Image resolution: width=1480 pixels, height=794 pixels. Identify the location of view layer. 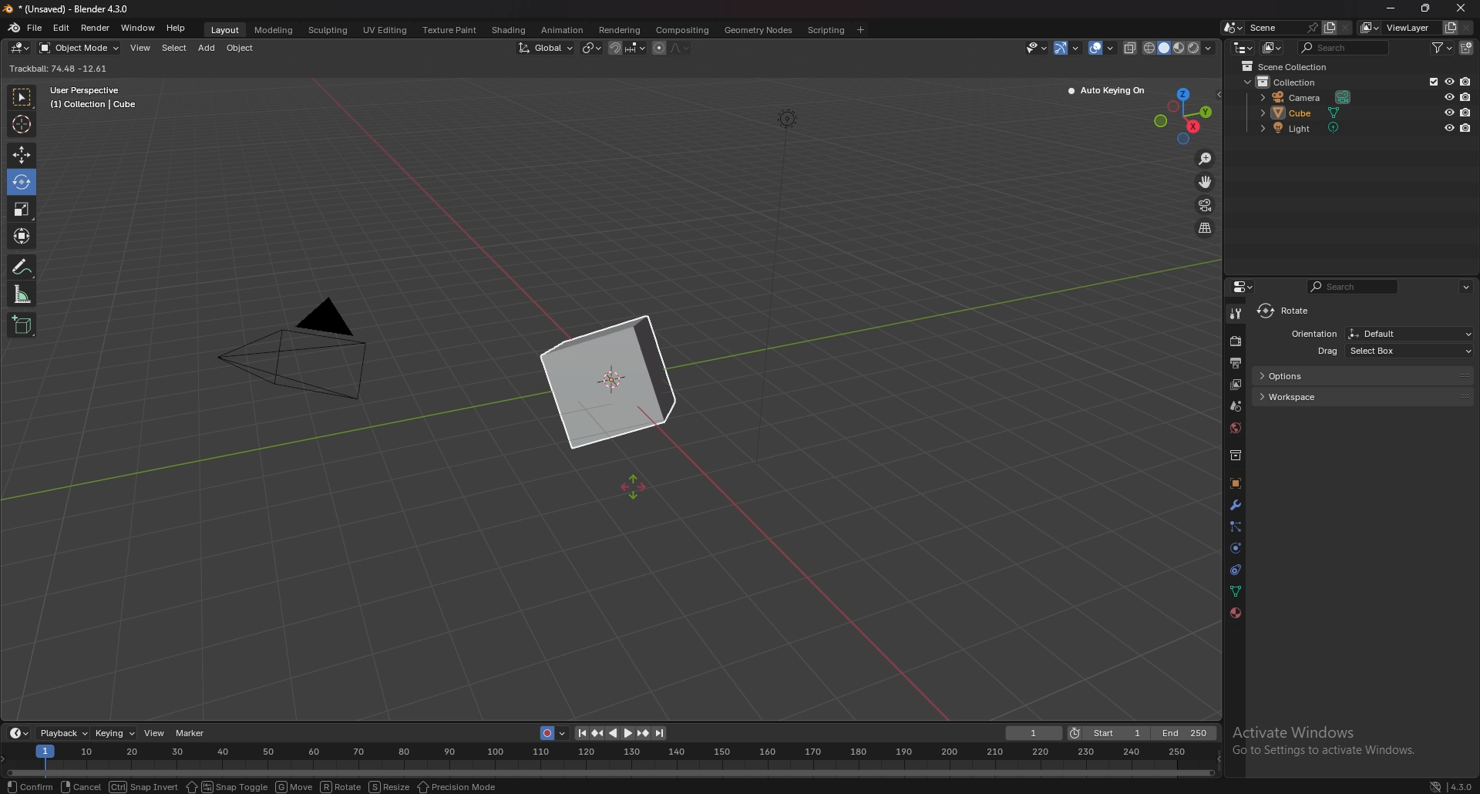
(1399, 28).